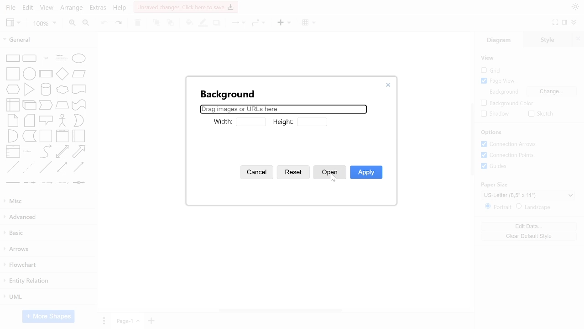 The width and height of the screenshot is (584, 329). Describe the element at coordinates (221, 122) in the screenshot. I see `Width` at that location.